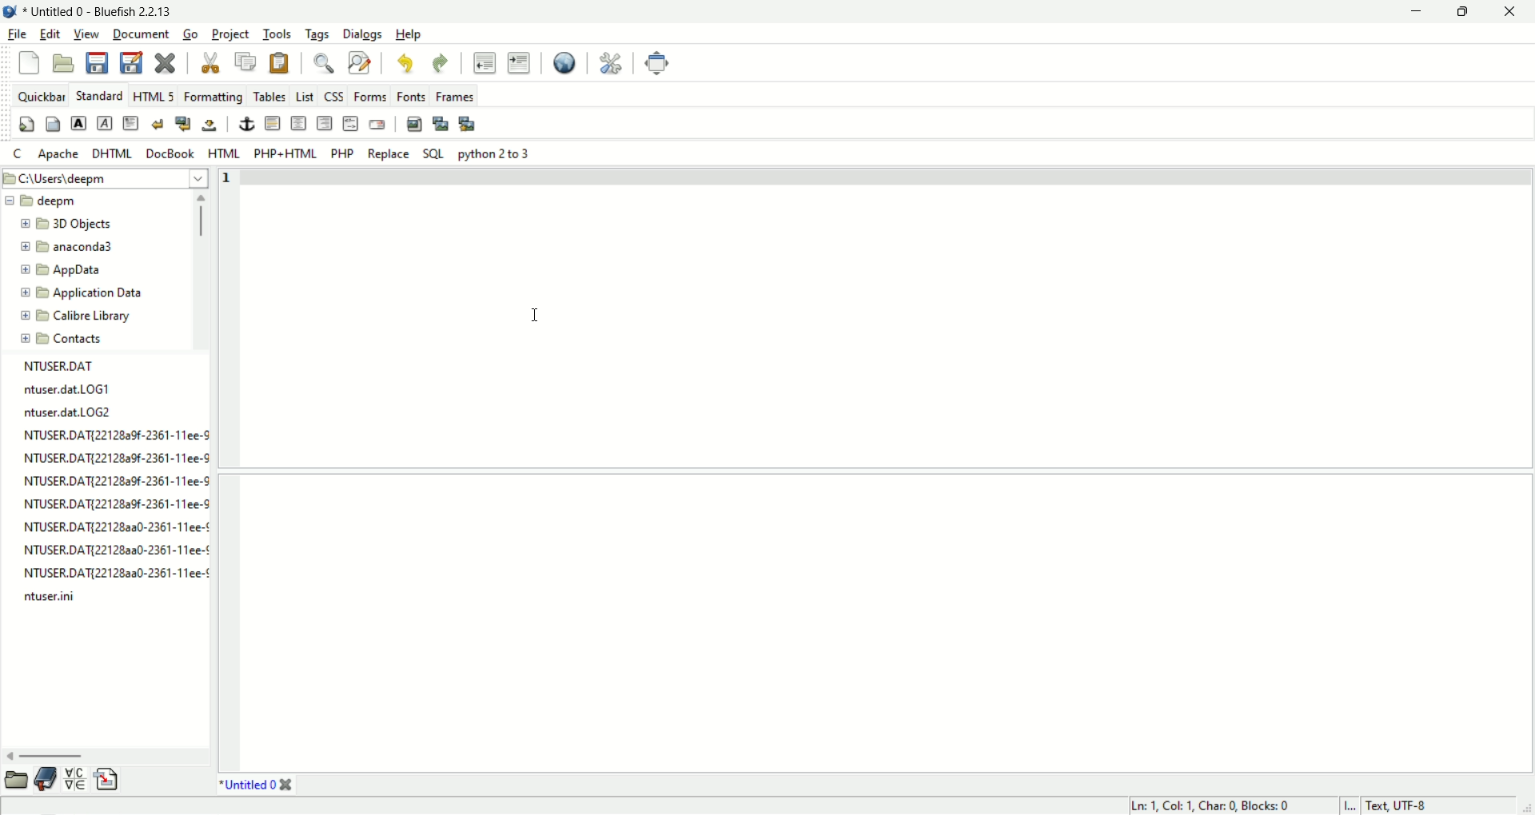  What do you see at coordinates (106, 781) in the screenshot?
I see `snippets` at bounding box center [106, 781].